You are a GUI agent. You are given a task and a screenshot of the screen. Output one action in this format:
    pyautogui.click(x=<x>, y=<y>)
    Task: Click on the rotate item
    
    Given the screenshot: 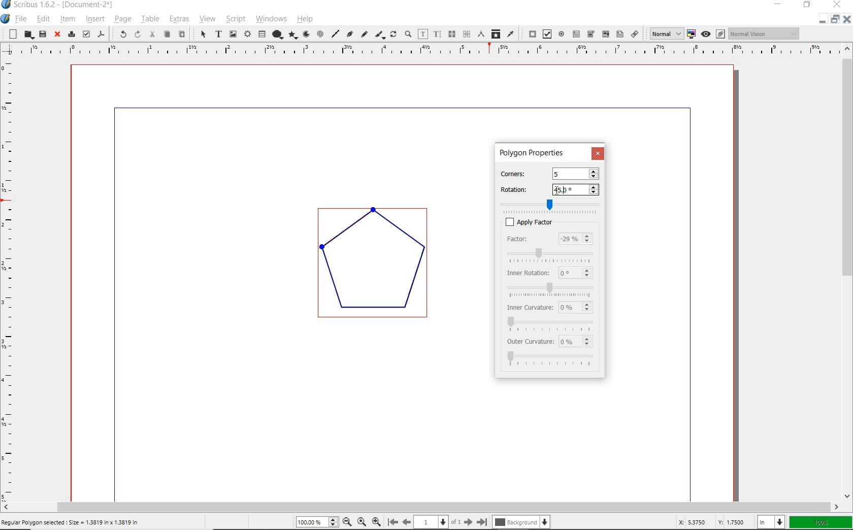 What is the action you would take?
    pyautogui.click(x=394, y=35)
    